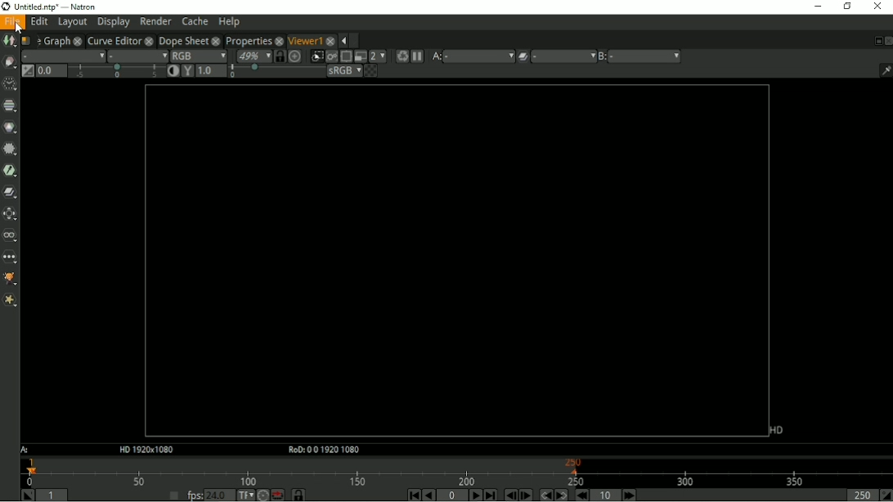 Image resolution: width=893 pixels, height=502 pixels. I want to click on Current frame, so click(453, 495).